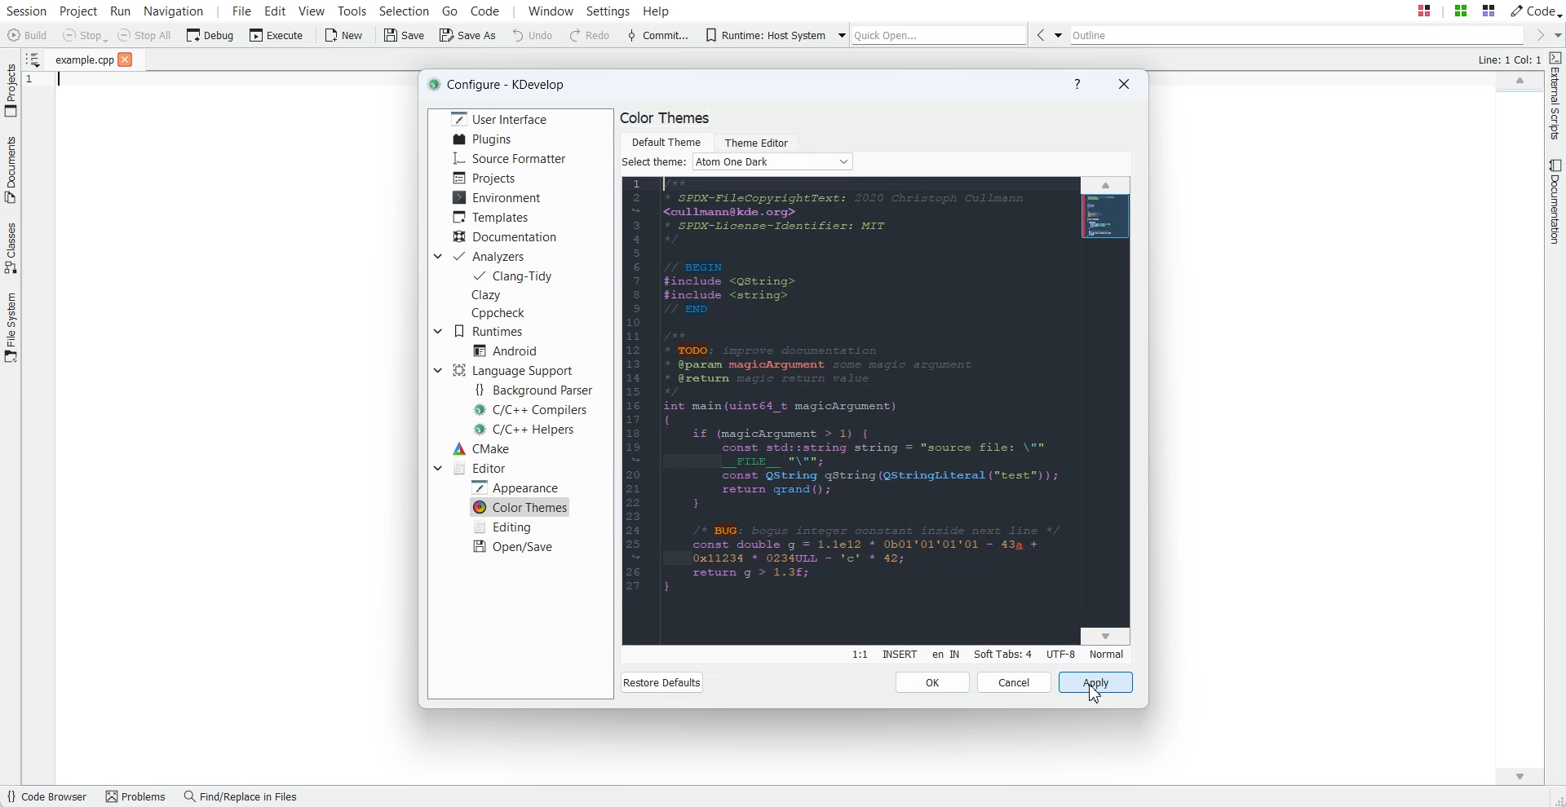 The image size is (1566, 807). What do you see at coordinates (1060, 654) in the screenshot?
I see `UTF-8` at bounding box center [1060, 654].